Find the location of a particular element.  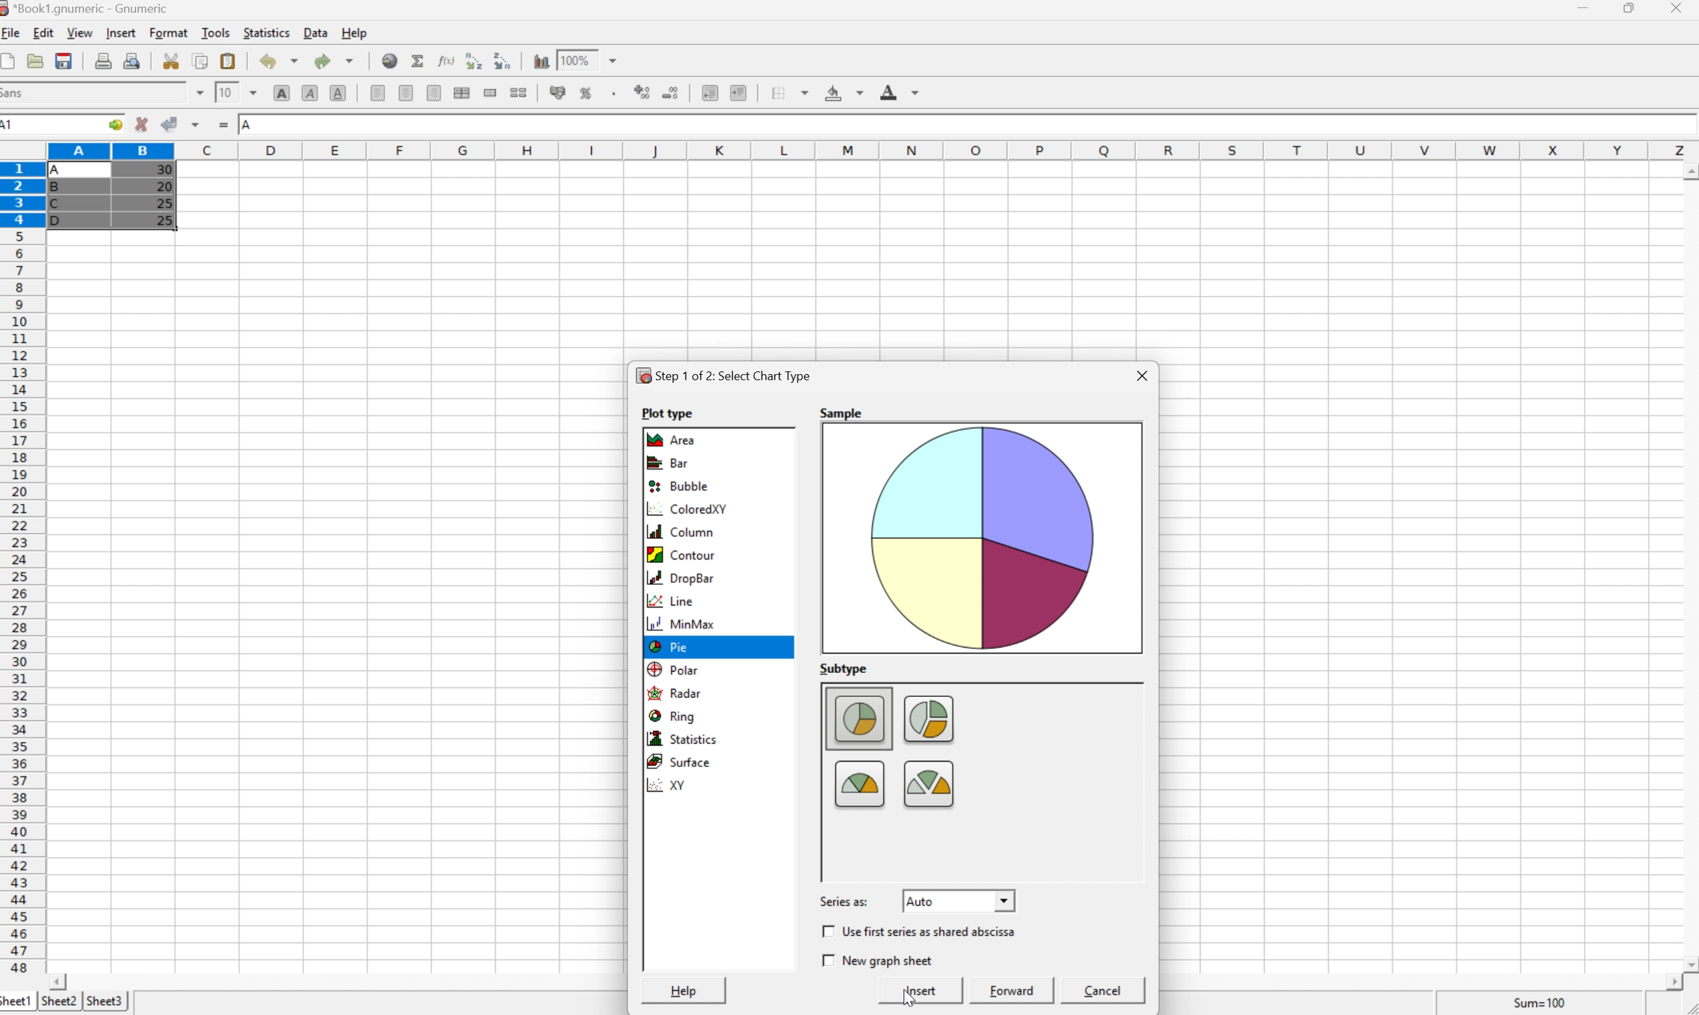

Tools is located at coordinates (216, 33).